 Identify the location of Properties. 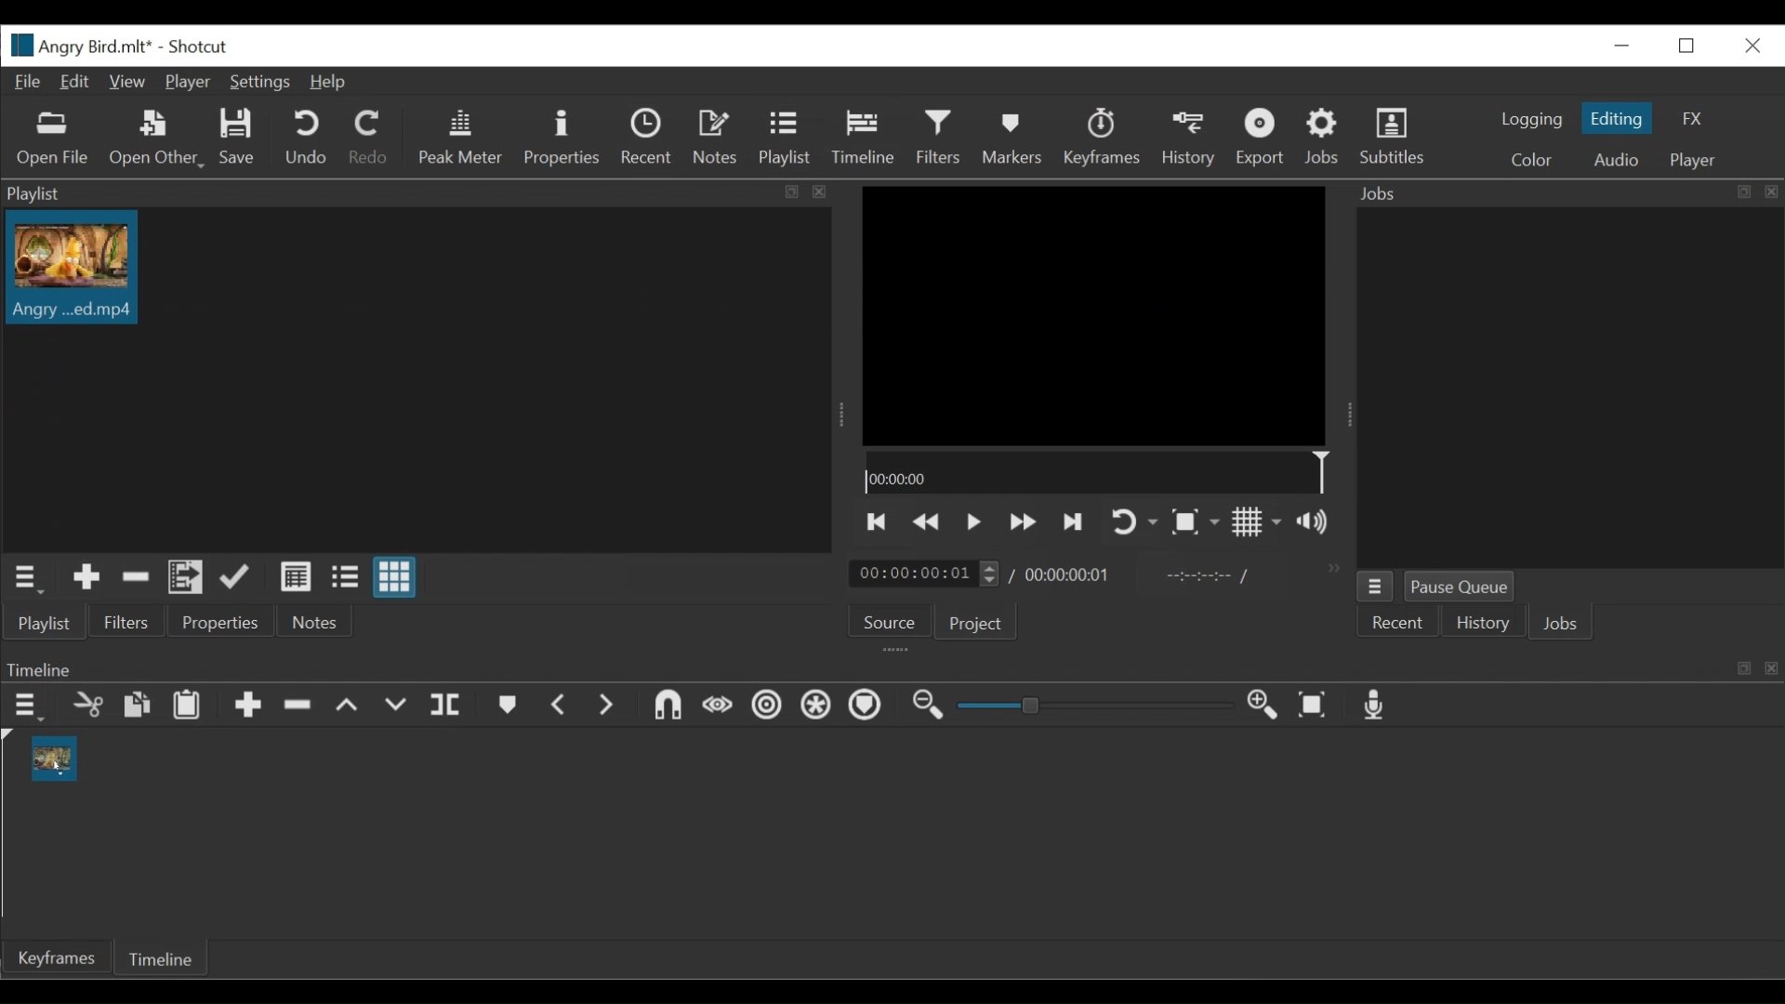
(565, 138).